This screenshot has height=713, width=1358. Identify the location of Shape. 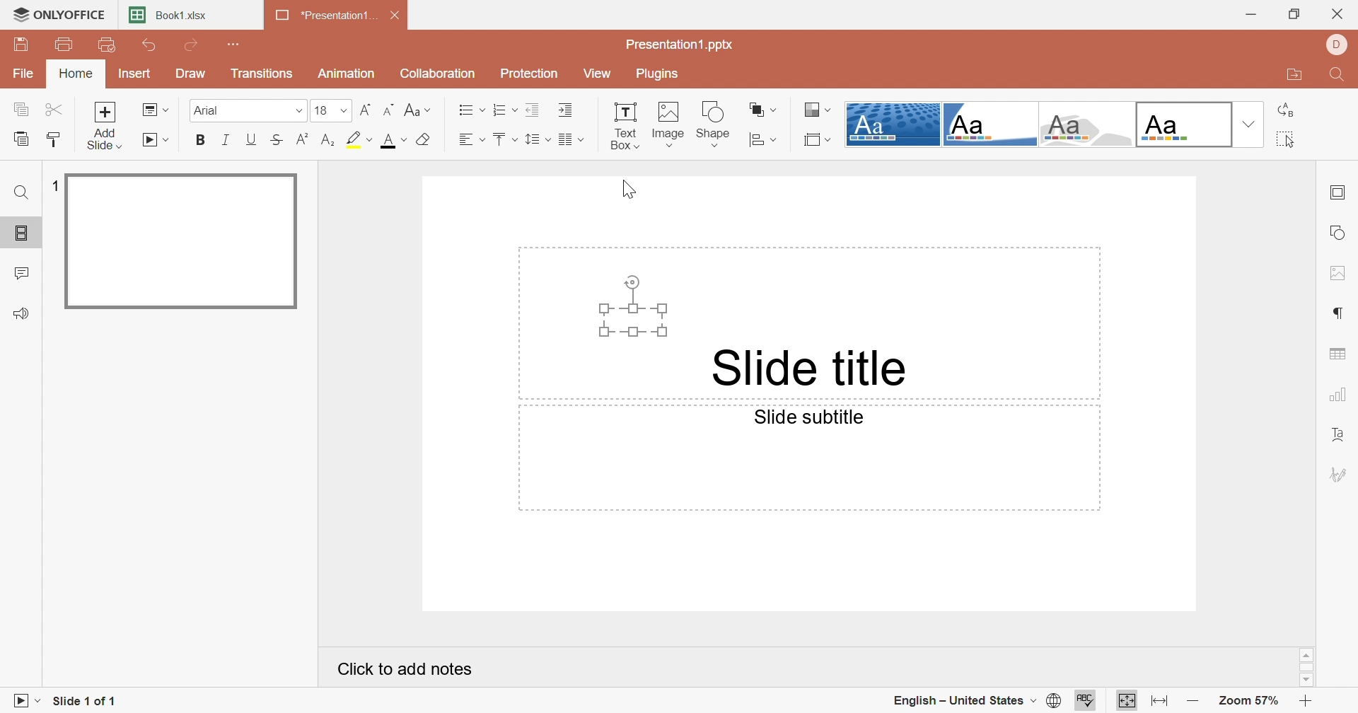
(716, 110).